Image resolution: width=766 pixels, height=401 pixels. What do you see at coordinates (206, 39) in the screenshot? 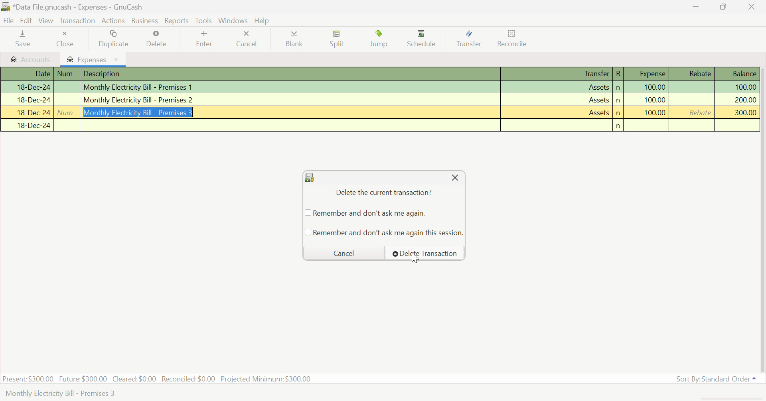
I see `Enter` at bounding box center [206, 39].